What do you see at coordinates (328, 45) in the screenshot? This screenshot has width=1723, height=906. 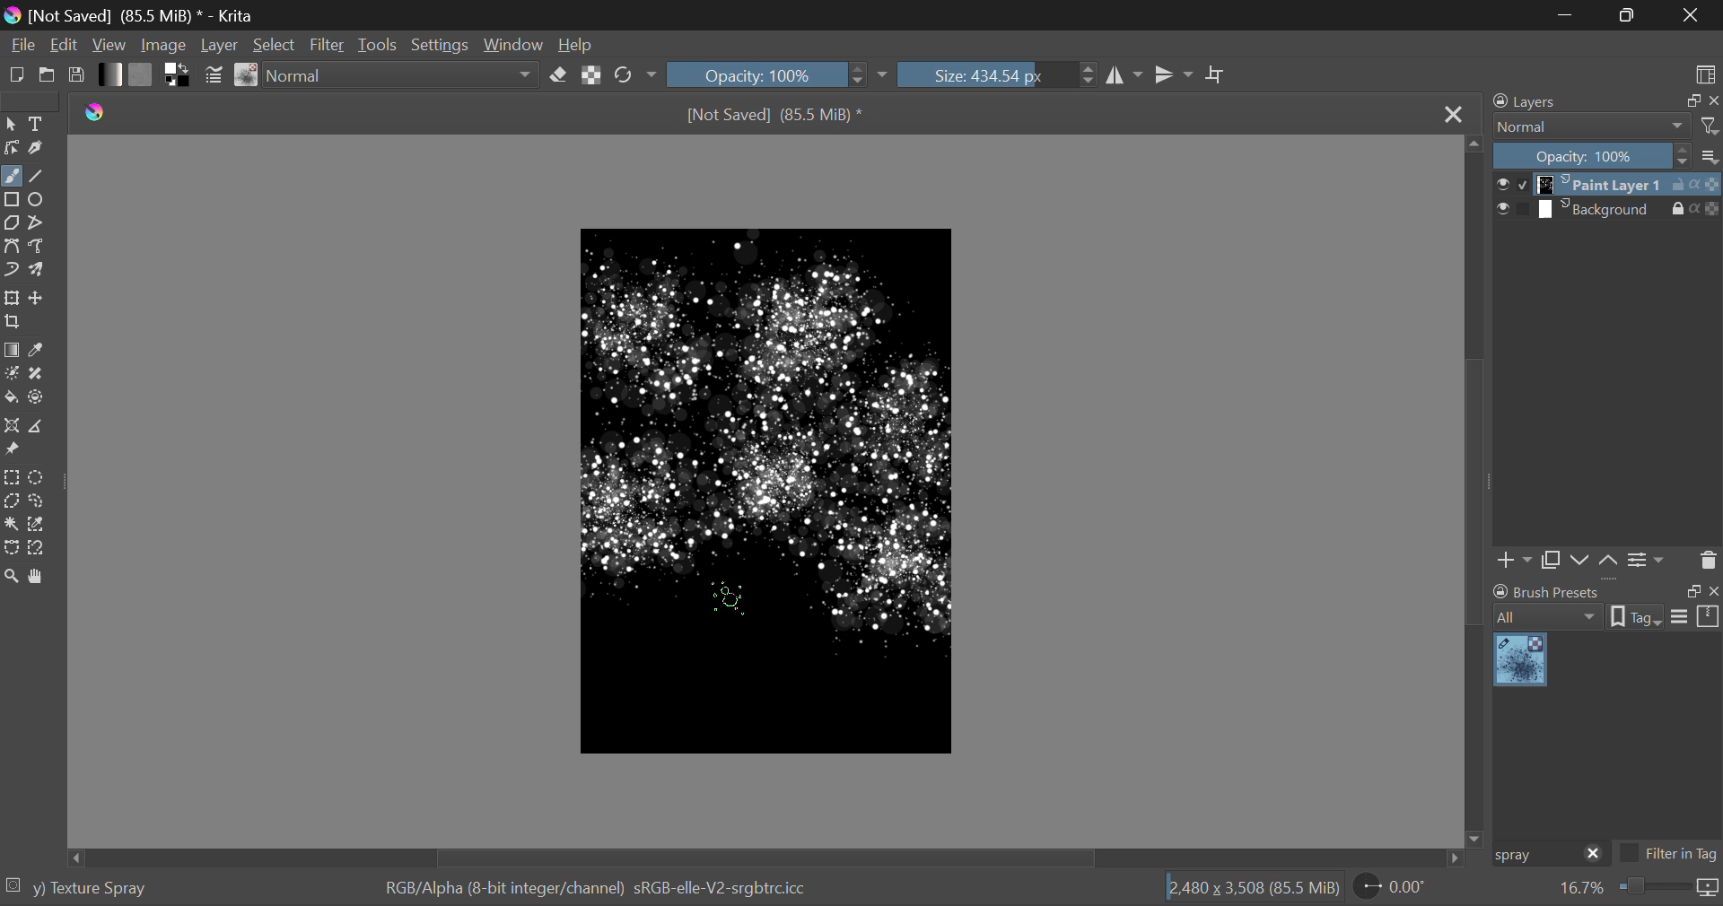 I see `Filter` at bounding box center [328, 45].